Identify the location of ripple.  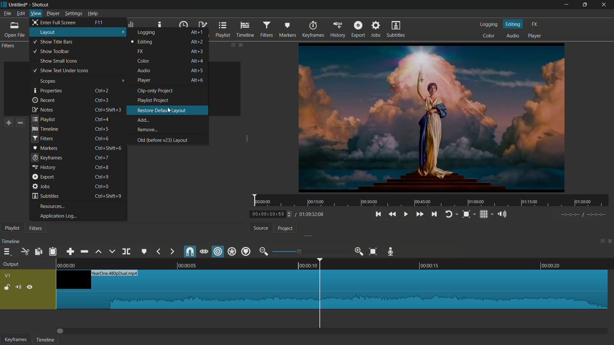
(218, 252).